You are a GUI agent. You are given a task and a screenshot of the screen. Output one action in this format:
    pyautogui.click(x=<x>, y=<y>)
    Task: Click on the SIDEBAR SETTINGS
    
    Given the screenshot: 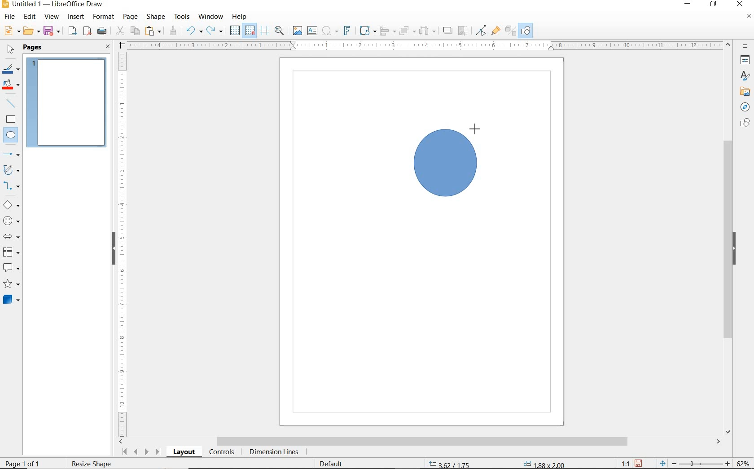 What is the action you would take?
    pyautogui.click(x=745, y=47)
    